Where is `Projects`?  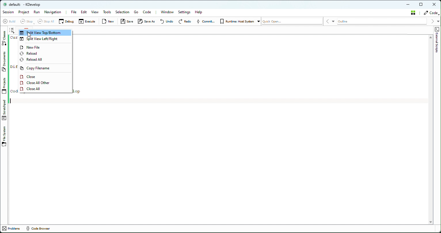 Projects is located at coordinates (4, 86).